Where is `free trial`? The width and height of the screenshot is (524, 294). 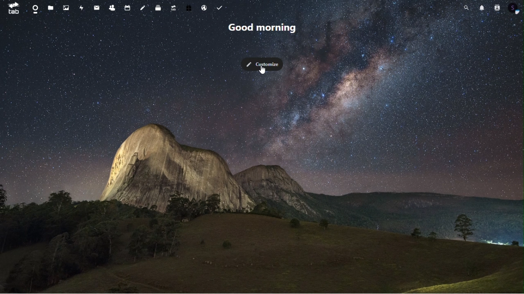 free trial is located at coordinates (189, 7).